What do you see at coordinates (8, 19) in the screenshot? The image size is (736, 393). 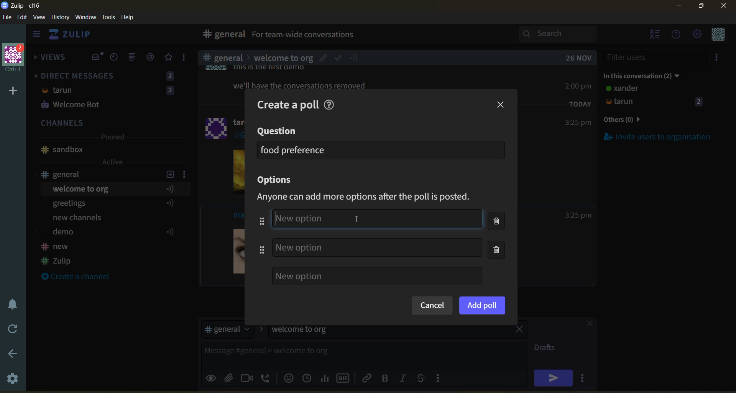 I see `file` at bounding box center [8, 19].